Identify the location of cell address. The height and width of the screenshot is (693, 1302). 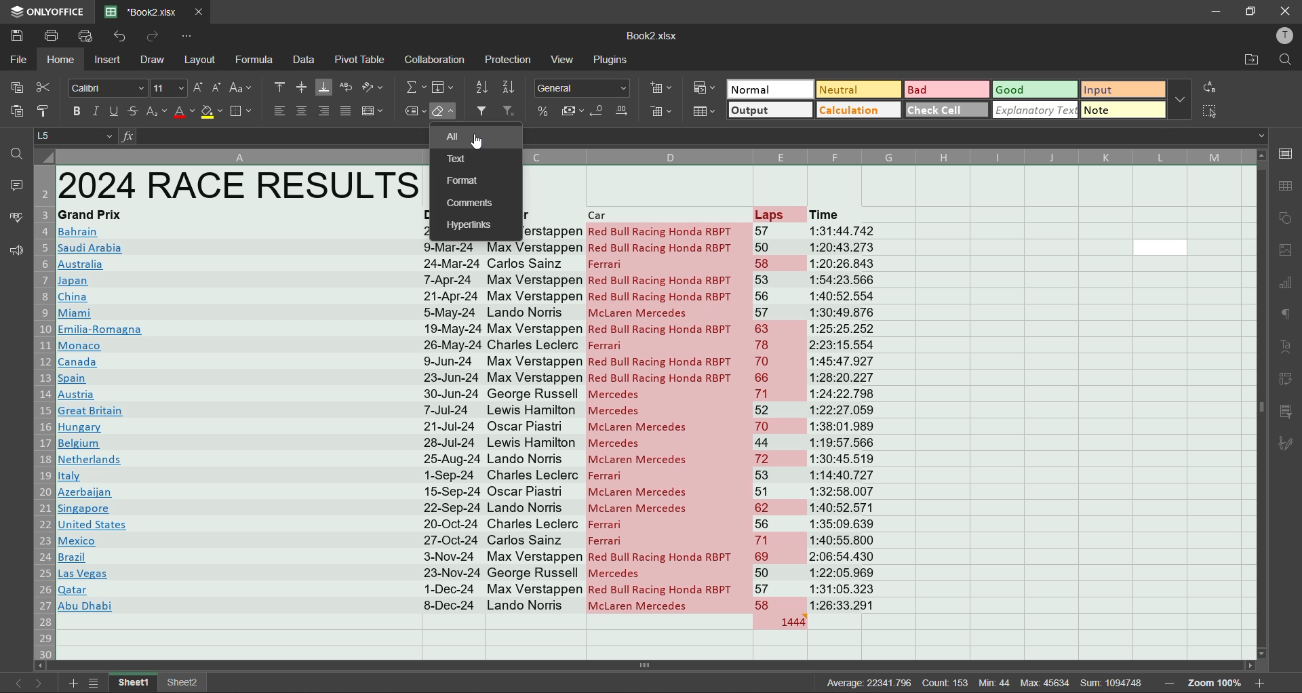
(78, 136).